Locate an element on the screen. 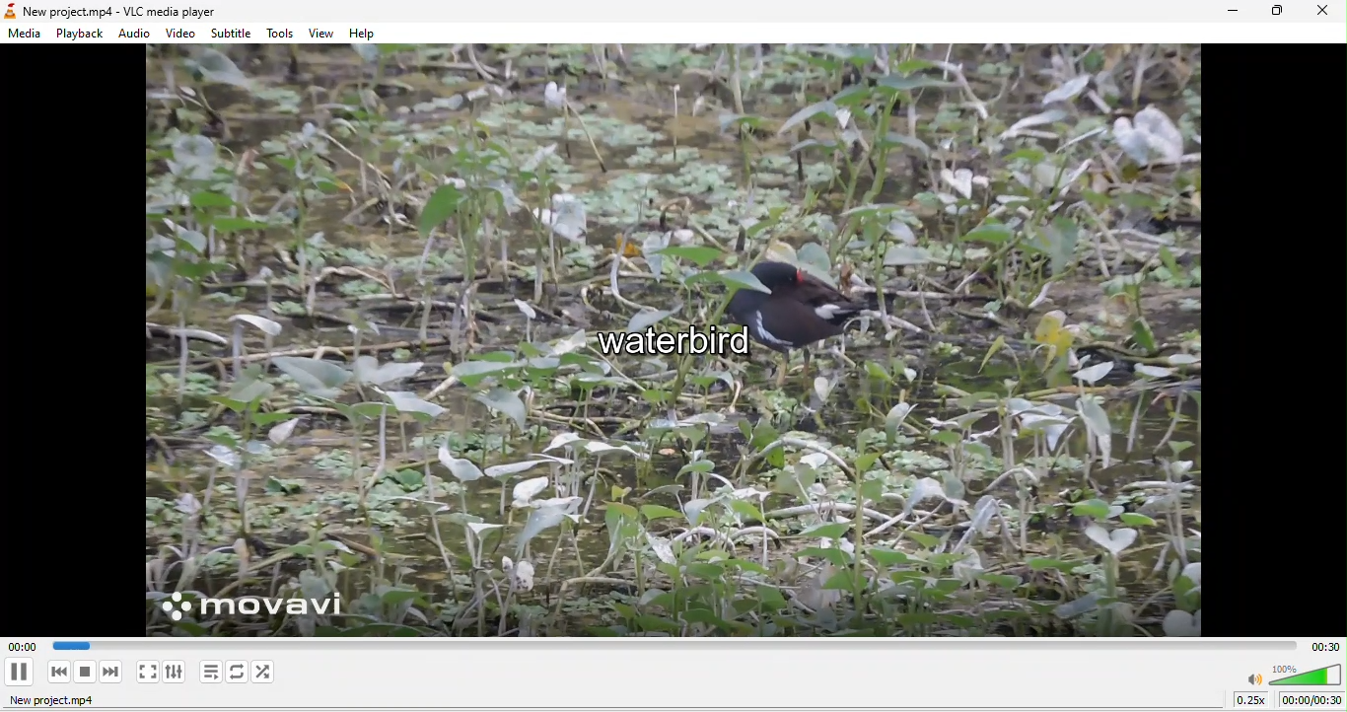  New project.mp4 - VLC media player is located at coordinates (115, 10).